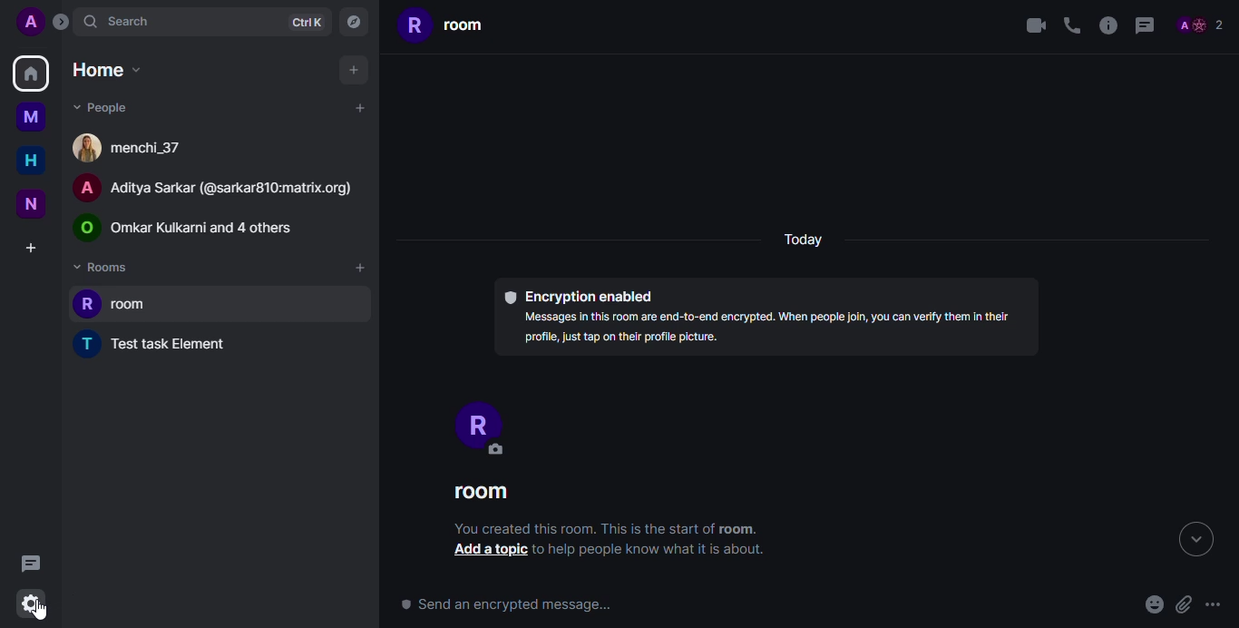 The height and width of the screenshot is (628, 1239). Describe the element at coordinates (353, 69) in the screenshot. I see `add` at that location.